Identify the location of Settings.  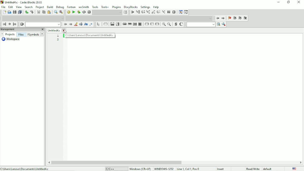
(145, 7).